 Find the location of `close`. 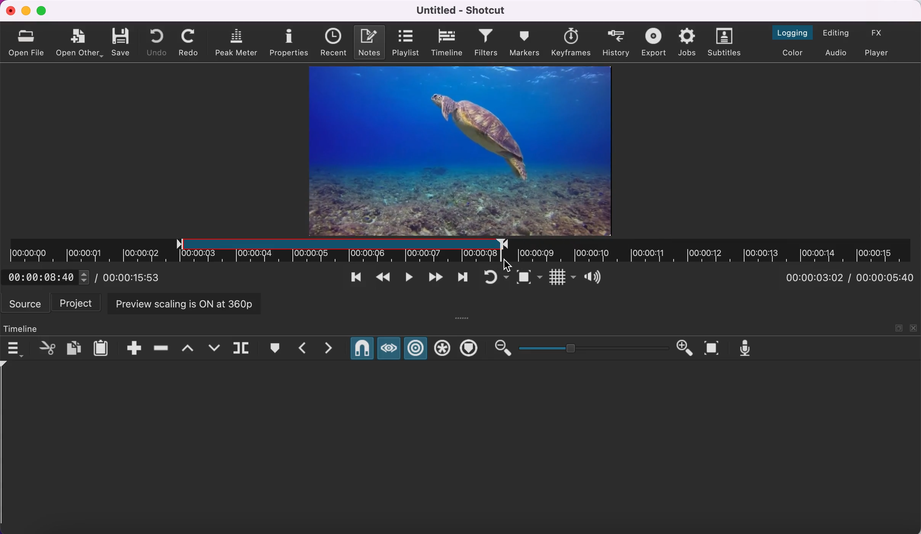

close is located at coordinates (9, 10).